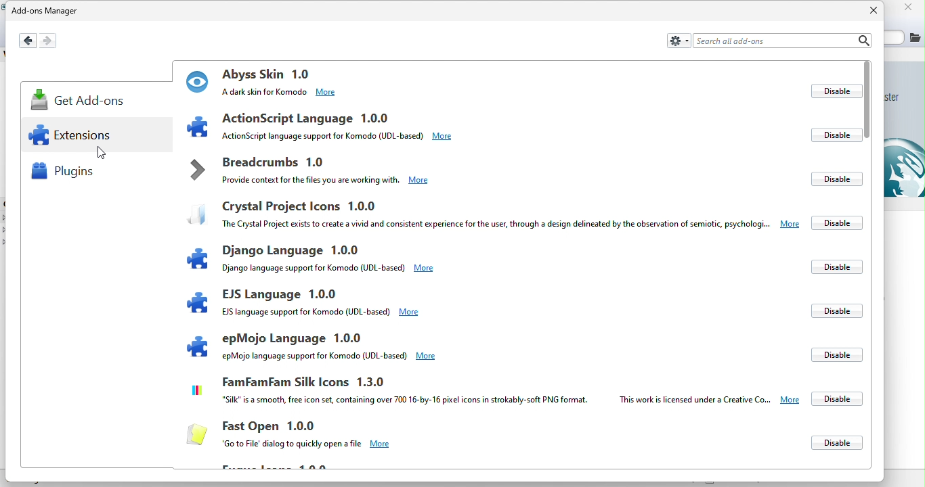  Describe the element at coordinates (867, 100) in the screenshot. I see `vertical scroll bar` at that location.